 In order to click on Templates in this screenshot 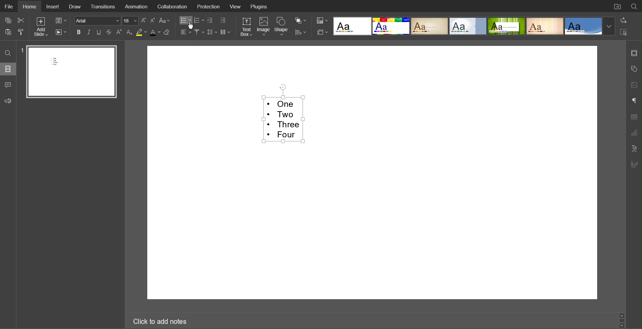, I will do `click(474, 25)`.